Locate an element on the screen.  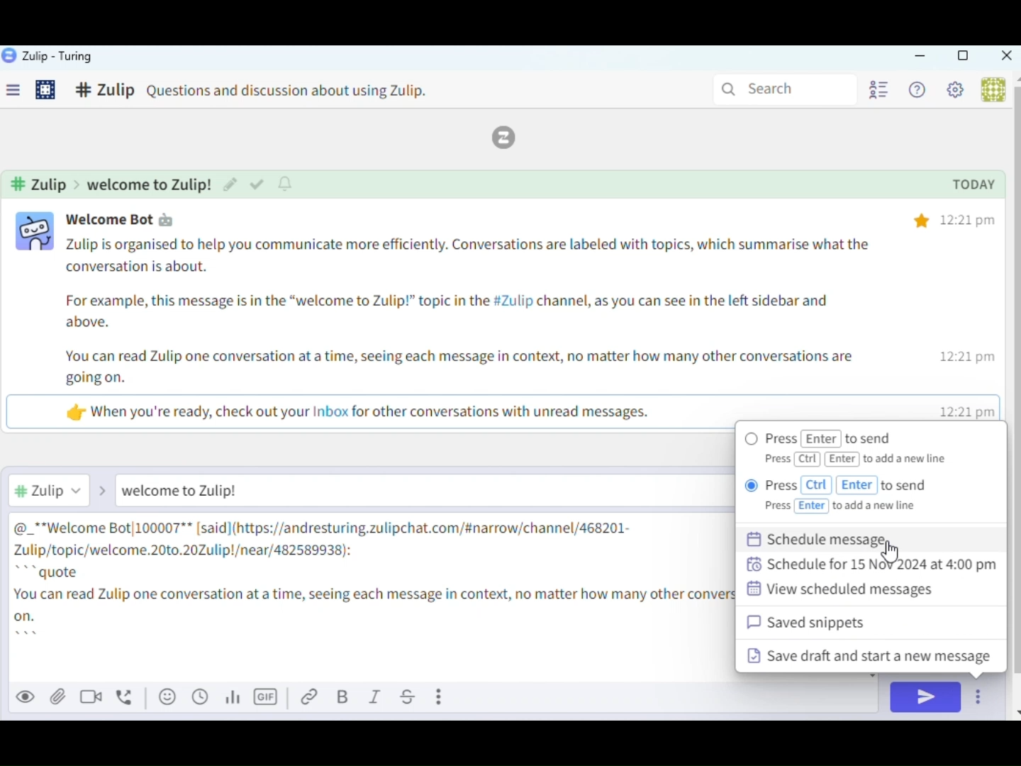
user name is located at coordinates (132, 219).